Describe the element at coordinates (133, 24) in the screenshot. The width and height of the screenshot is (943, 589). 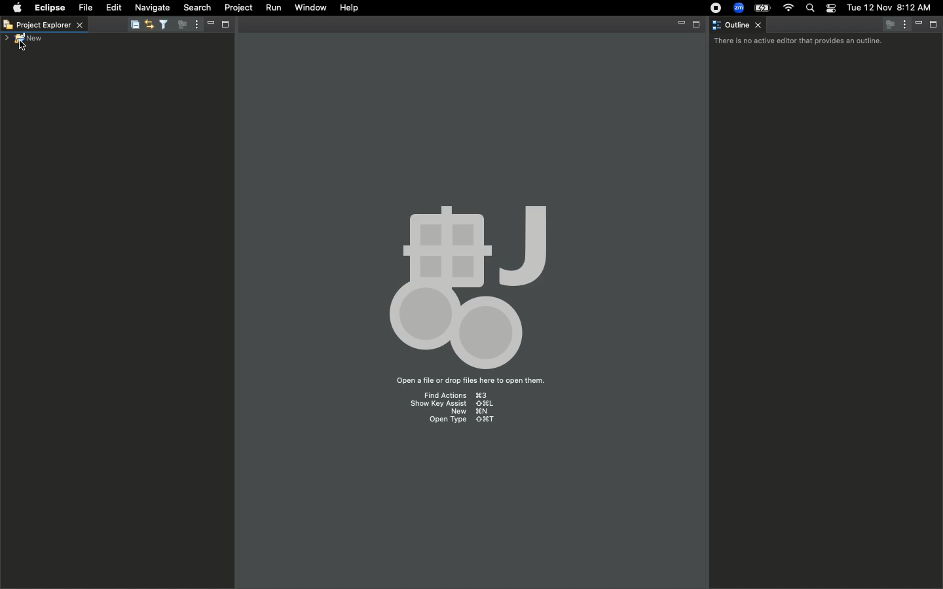
I see `Collapse` at that location.